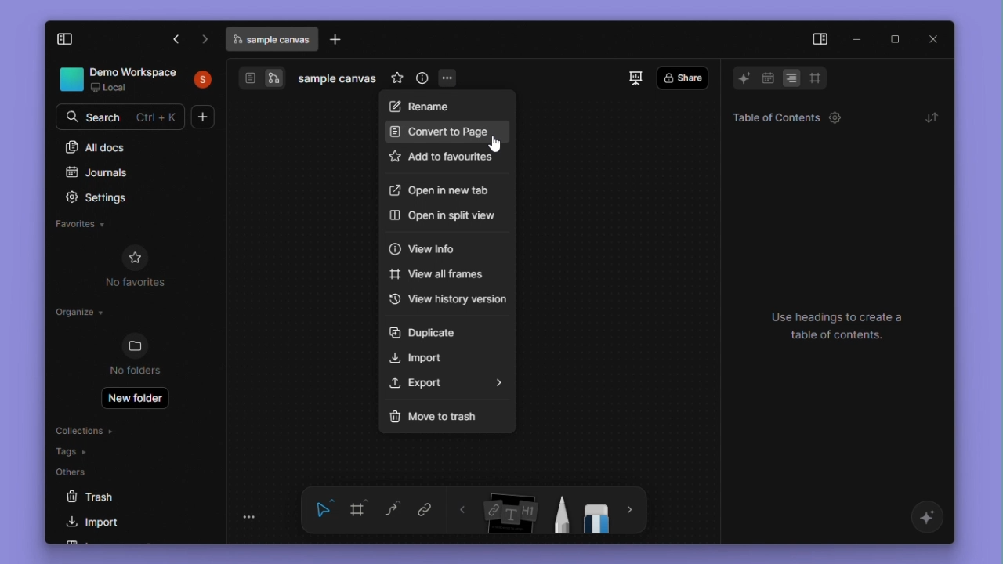 The image size is (1003, 564). I want to click on notes, so click(511, 513).